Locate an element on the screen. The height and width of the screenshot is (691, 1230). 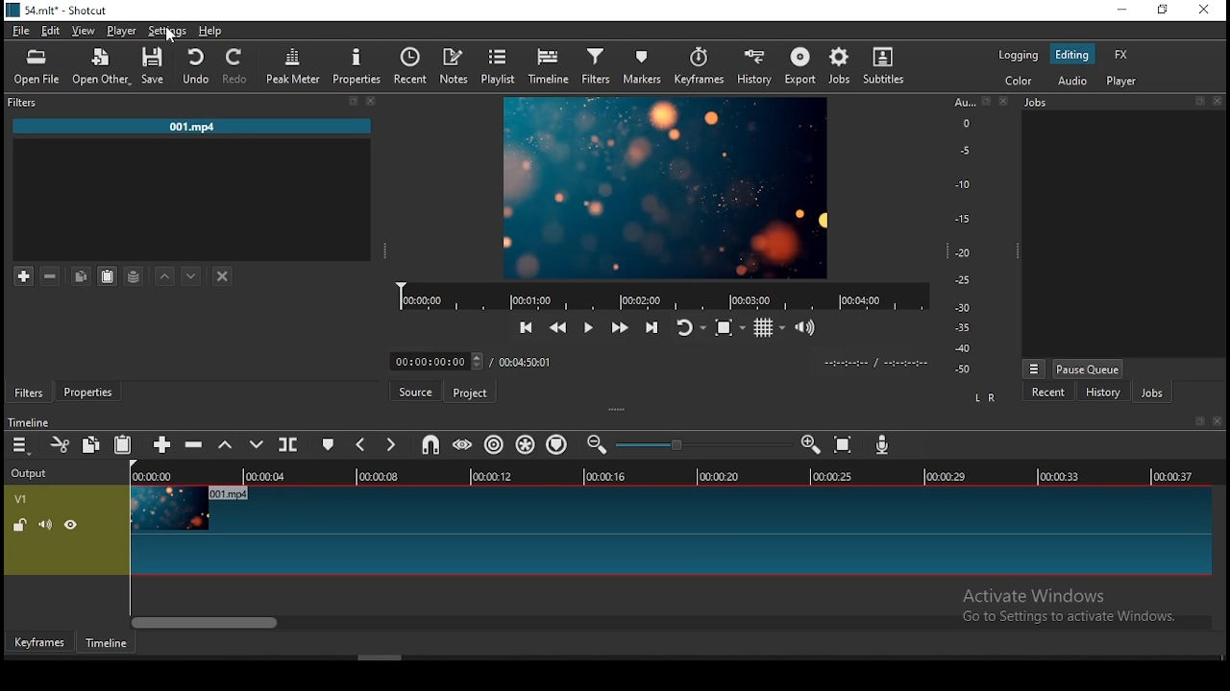
001.mp4 is located at coordinates (192, 128).